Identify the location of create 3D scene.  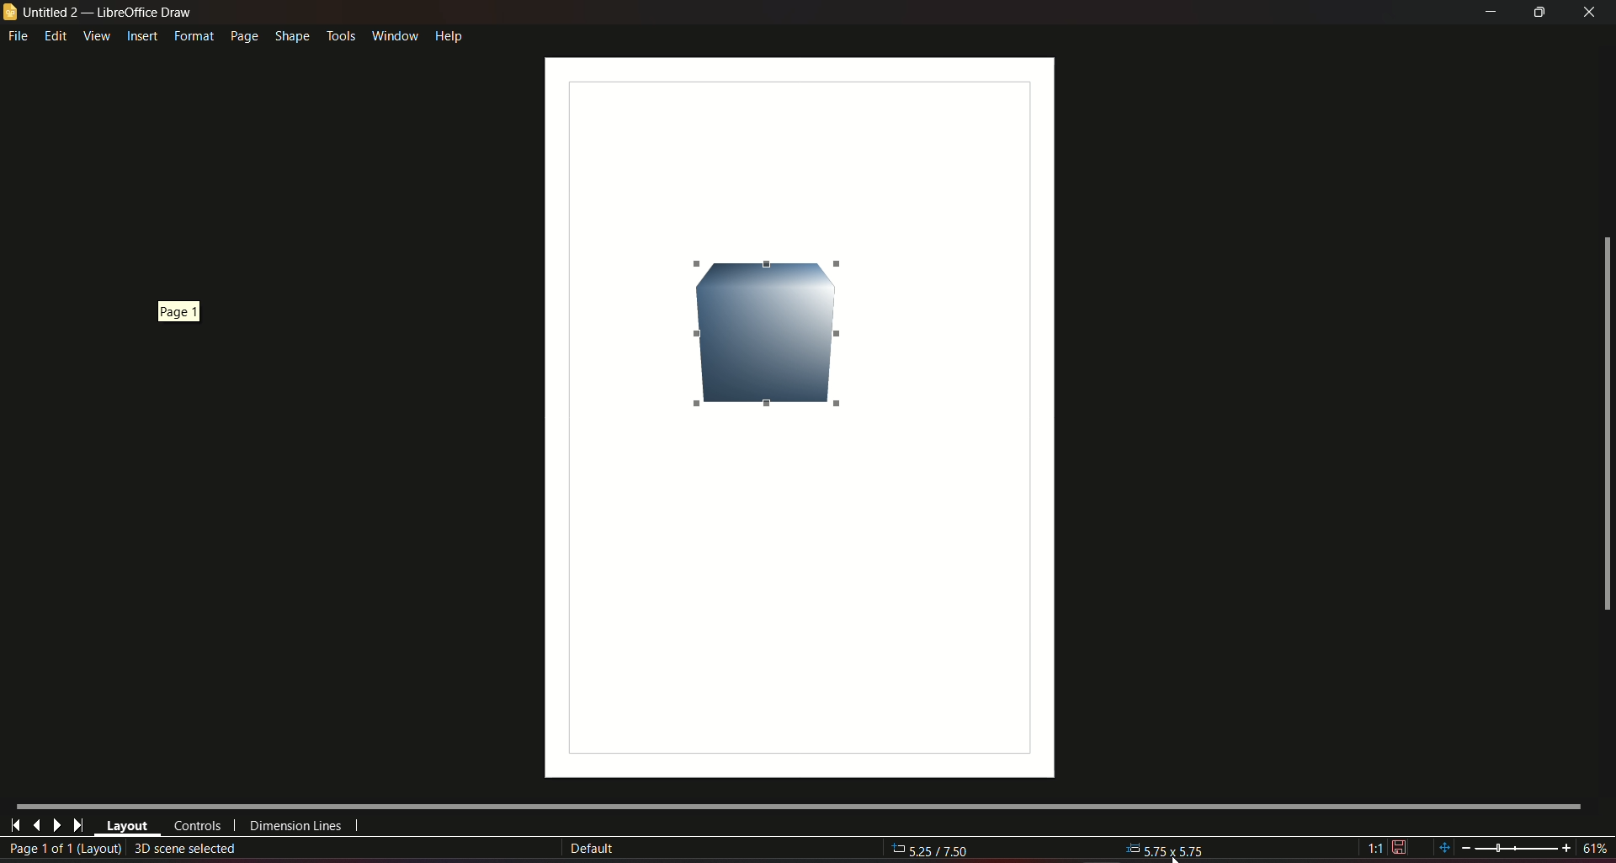
(187, 848).